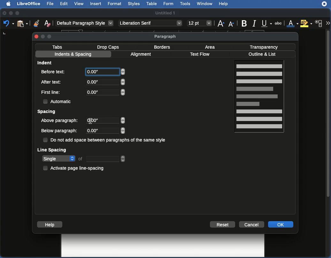 The width and height of the screenshot is (331, 258). I want to click on Undo, so click(8, 24).